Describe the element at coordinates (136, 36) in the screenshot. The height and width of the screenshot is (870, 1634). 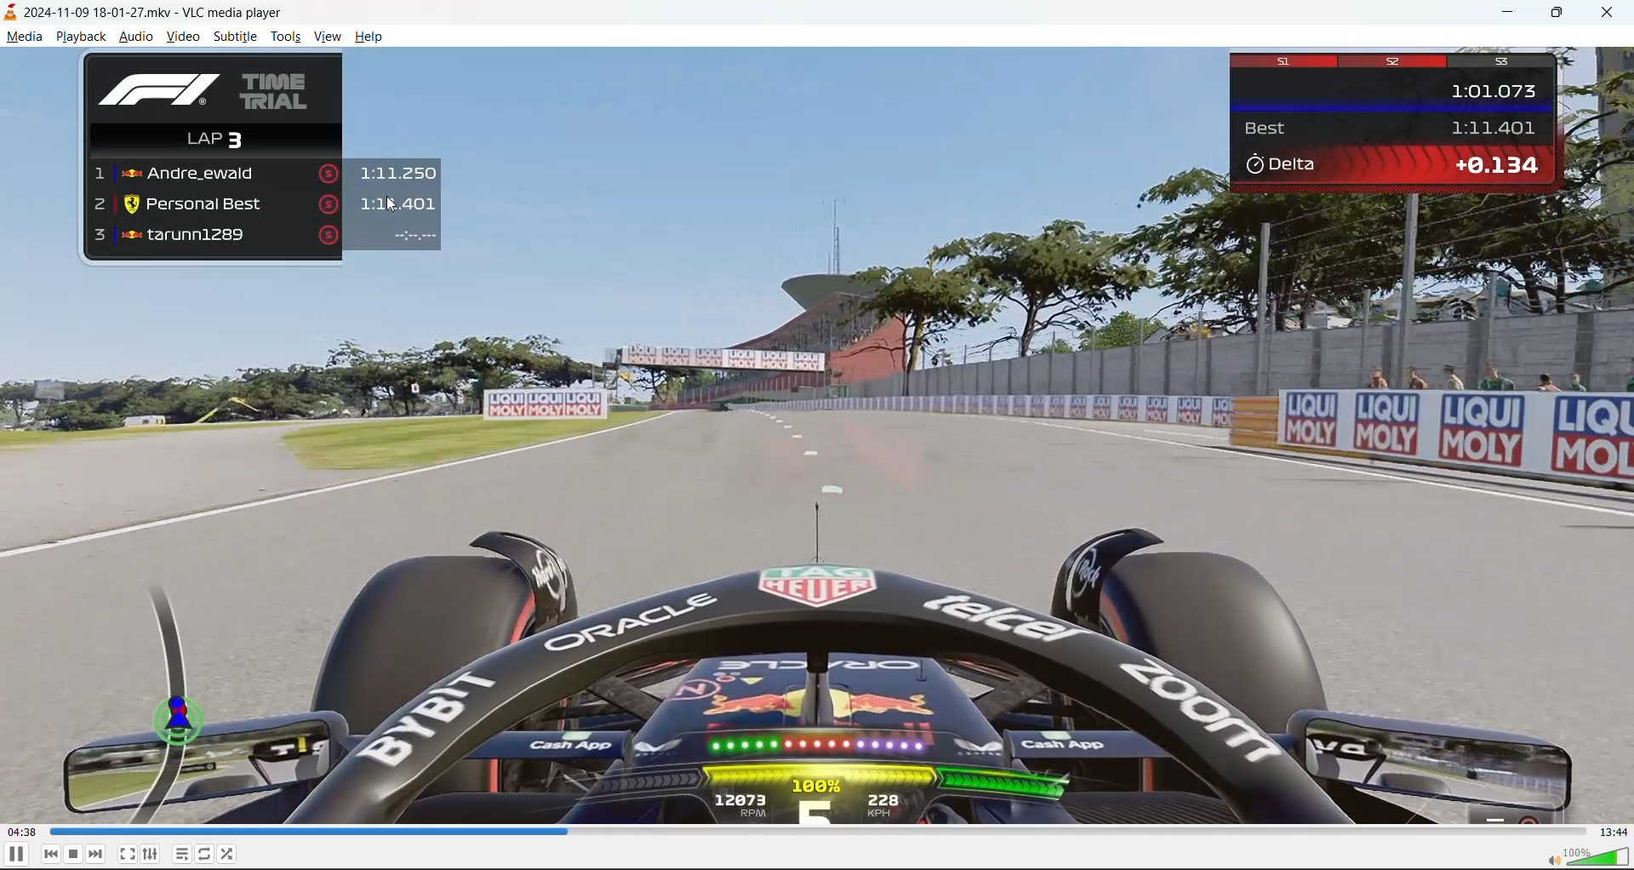
I see `audio` at that location.